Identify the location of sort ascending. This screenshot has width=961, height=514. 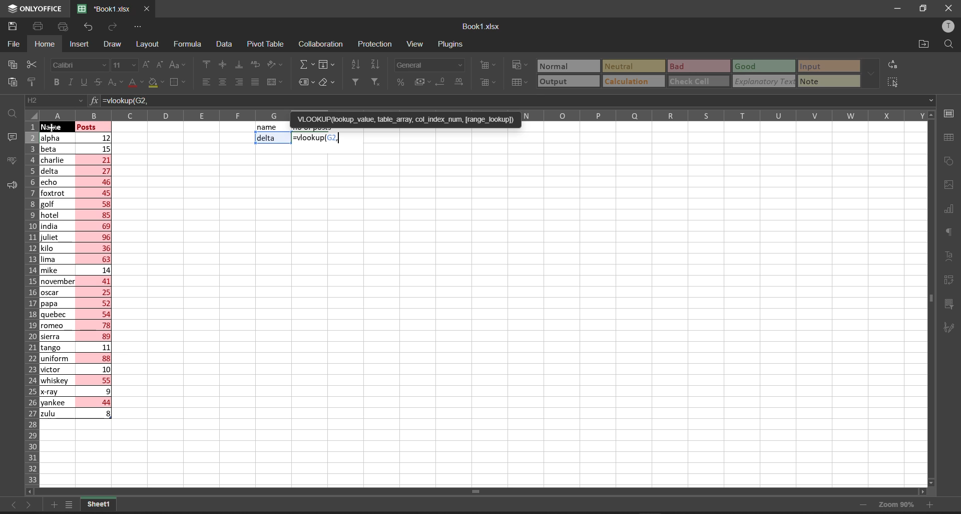
(356, 65).